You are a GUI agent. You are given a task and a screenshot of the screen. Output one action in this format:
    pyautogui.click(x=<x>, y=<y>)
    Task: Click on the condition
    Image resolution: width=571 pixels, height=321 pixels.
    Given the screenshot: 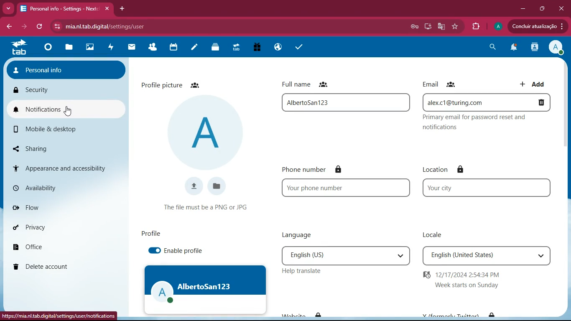 What is the action you would take?
    pyautogui.click(x=207, y=206)
    